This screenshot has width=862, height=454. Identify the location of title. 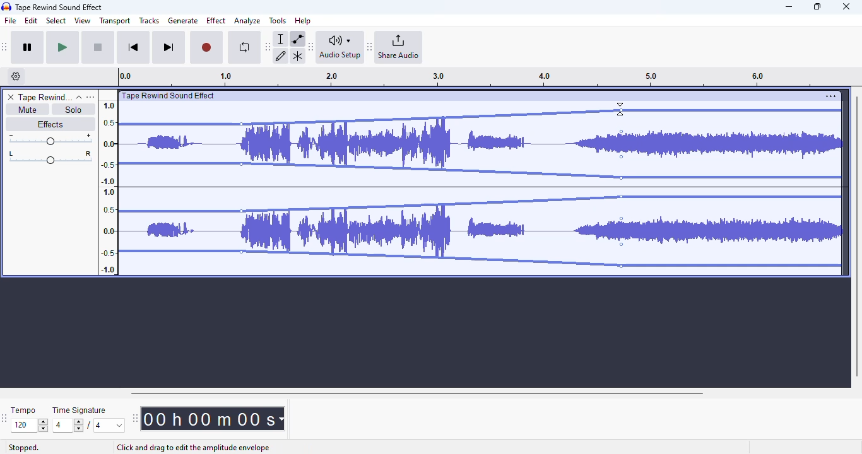
(59, 7).